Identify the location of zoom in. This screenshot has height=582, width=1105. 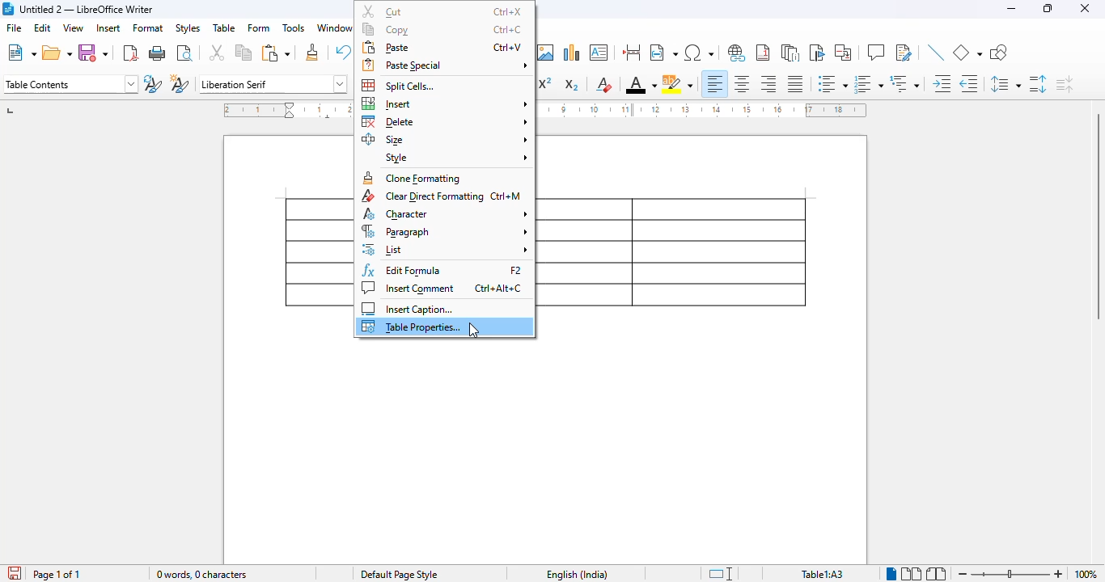
(1059, 574).